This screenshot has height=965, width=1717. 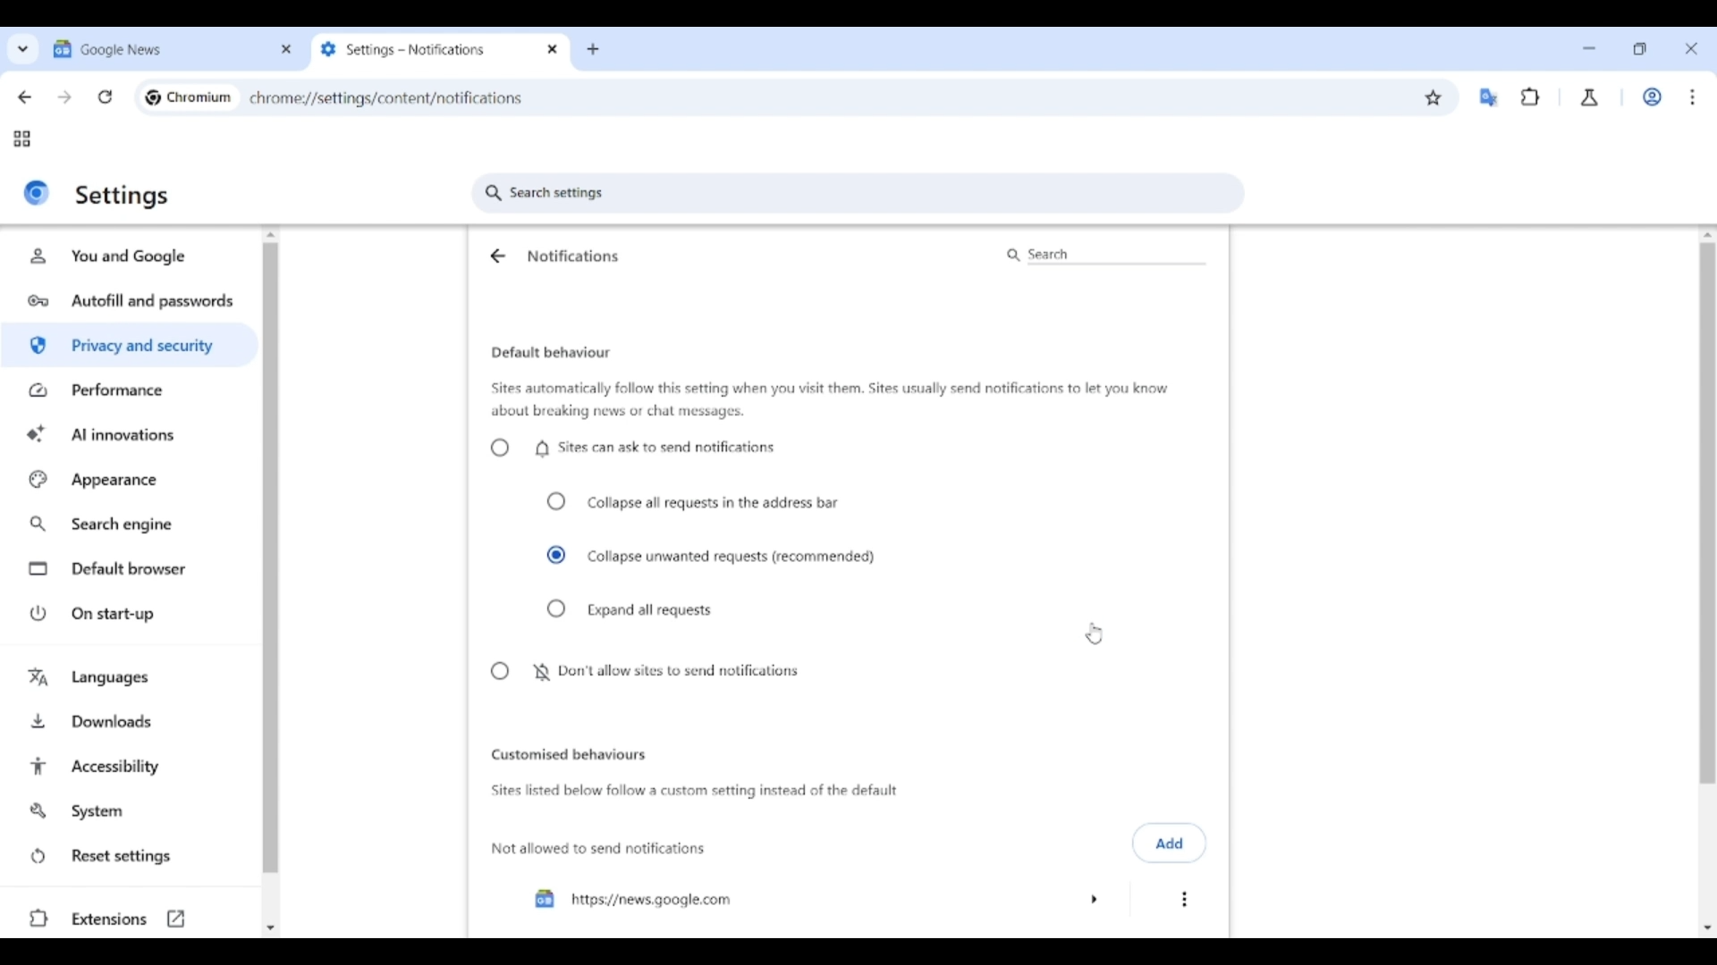 What do you see at coordinates (386, 96) in the screenshot?
I see `chromey//settings/content/notifications` at bounding box center [386, 96].